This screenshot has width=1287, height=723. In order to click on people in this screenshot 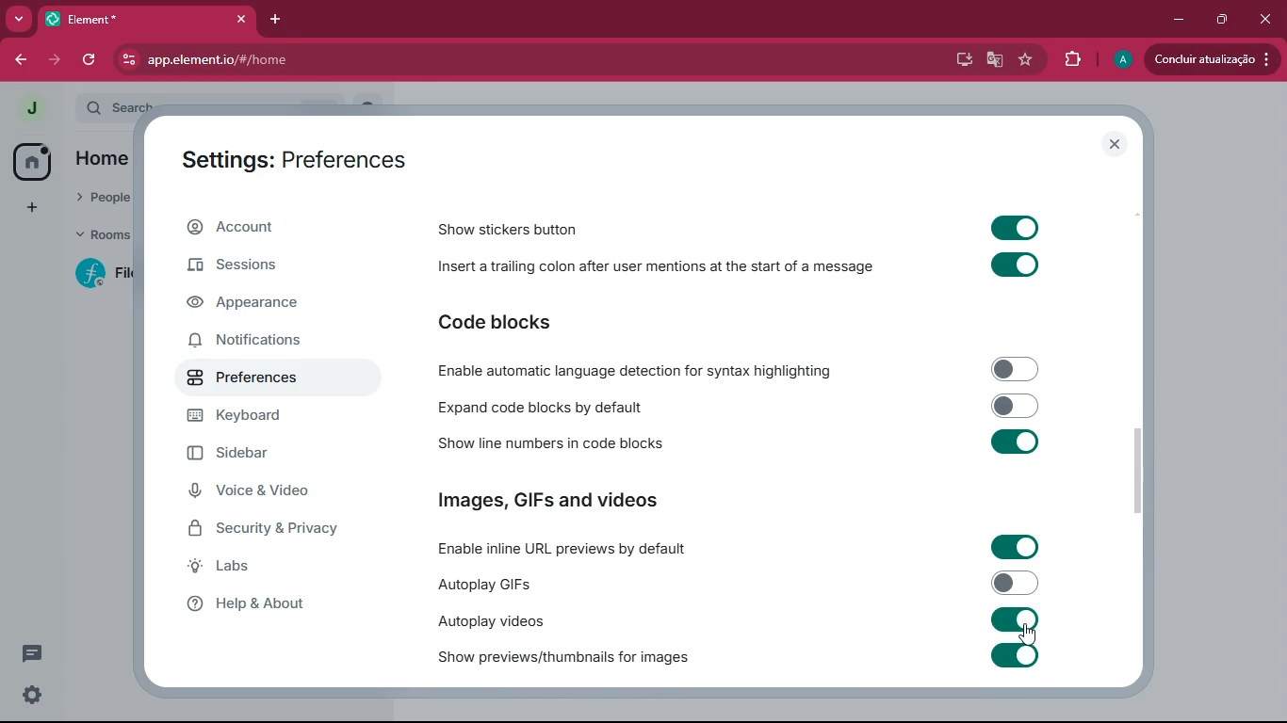, I will do `click(104, 199)`.